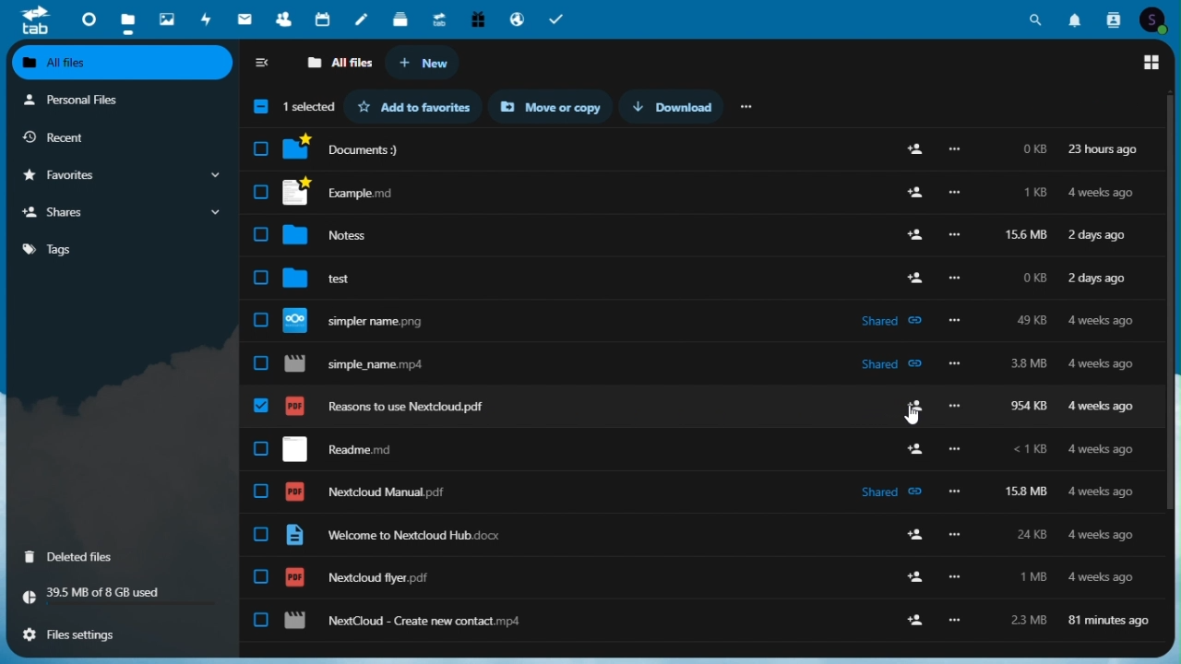 Image resolution: width=1181 pixels, height=664 pixels. Describe the element at coordinates (1151, 64) in the screenshot. I see `switch to grid view` at that location.